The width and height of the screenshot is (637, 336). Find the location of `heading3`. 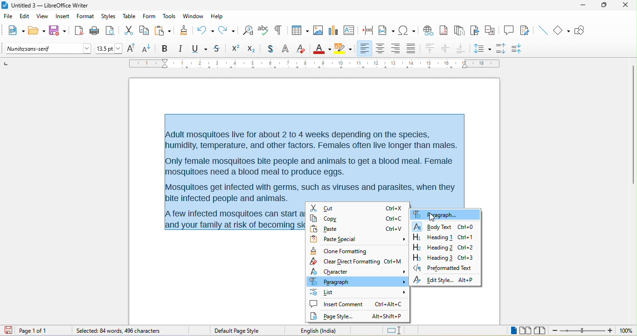

heading3 is located at coordinates (433, 257).